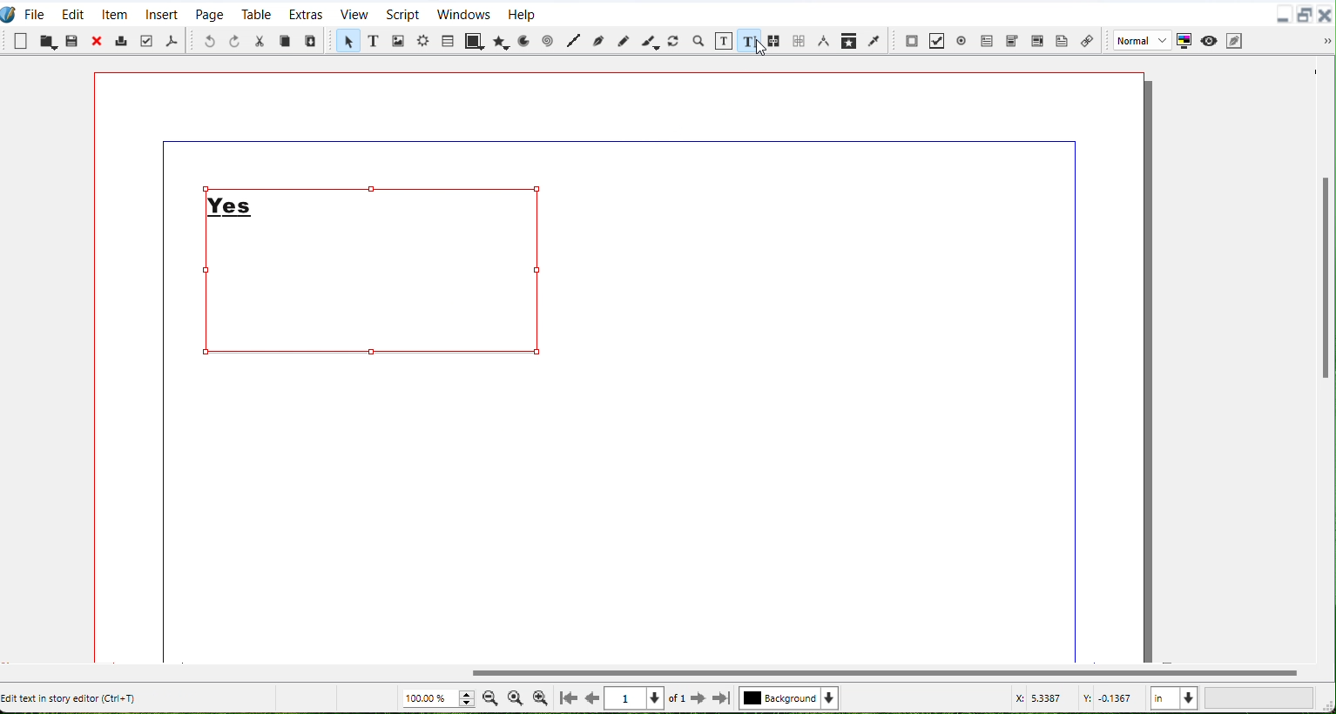 The height and width of the screenshot is (714, 1336). Describe the element at coordinates (792, 698) in the screenshot. I see `Select Current layer` at that location.